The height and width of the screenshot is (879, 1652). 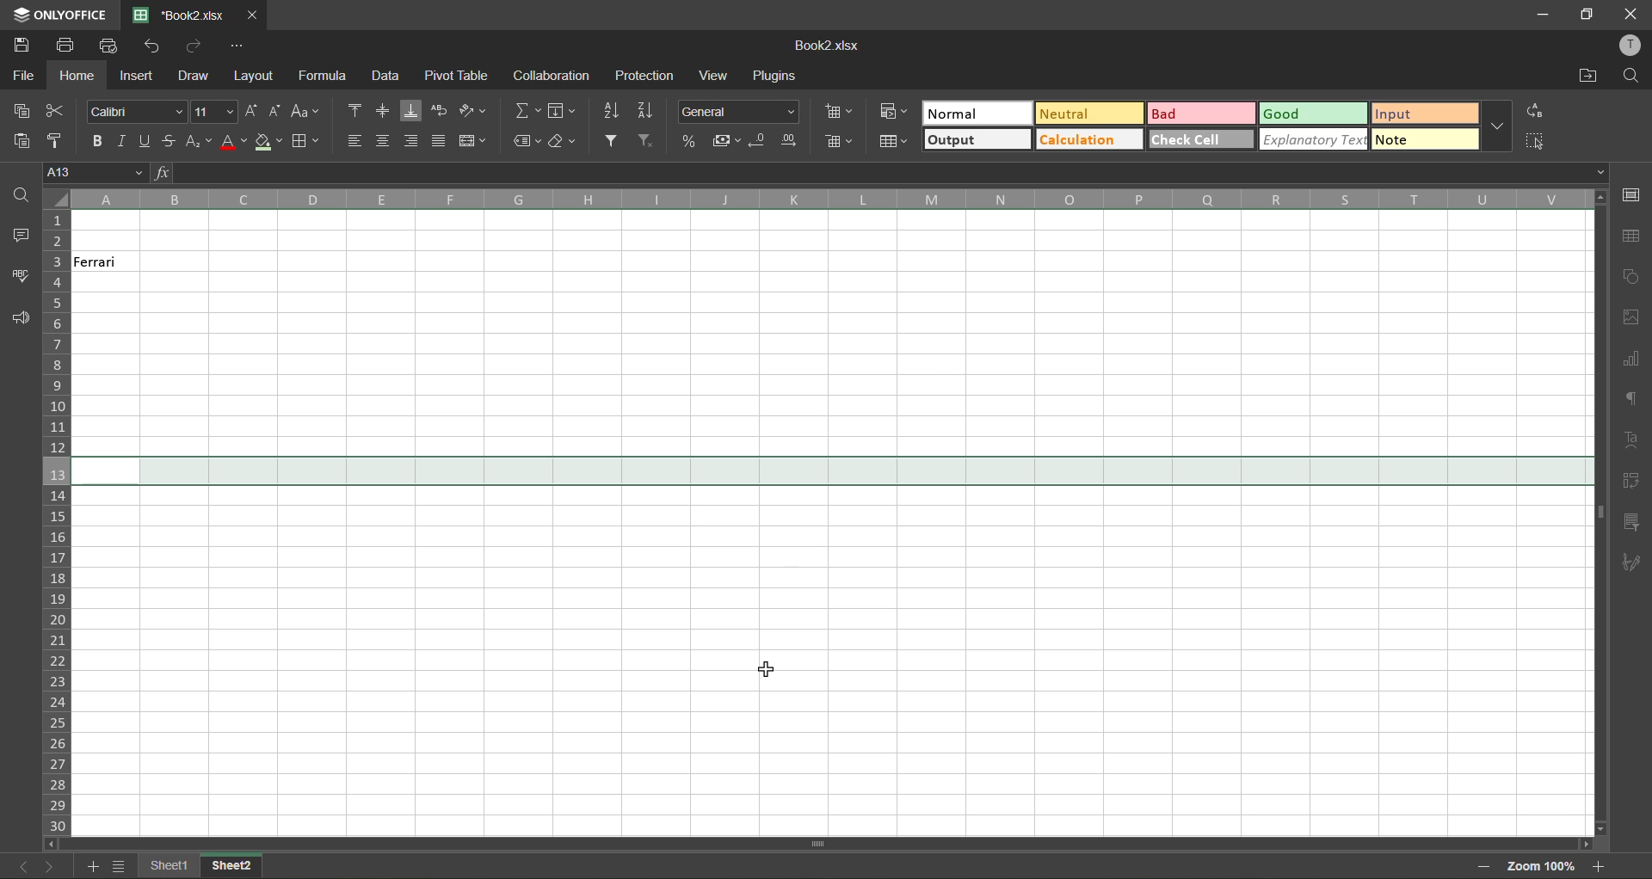 What do you see at coordinates (438, 110) in the screenshot?
I see `wrap text` at bounding box center [438, 110].